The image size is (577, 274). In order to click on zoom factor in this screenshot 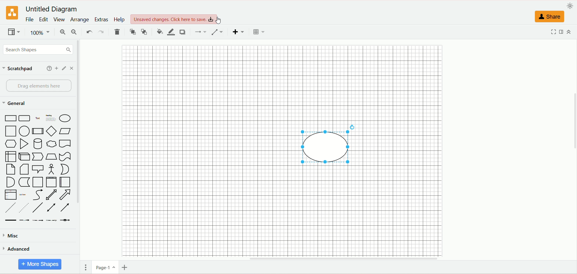, I will do `click(41, 32)`.